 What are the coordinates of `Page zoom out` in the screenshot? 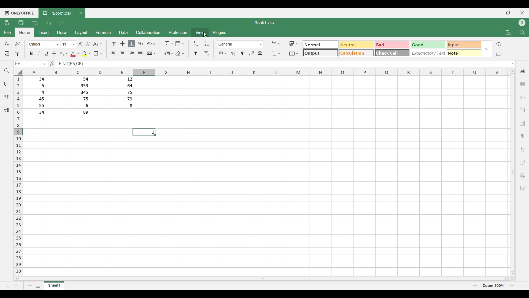 It's located at (475, 286).